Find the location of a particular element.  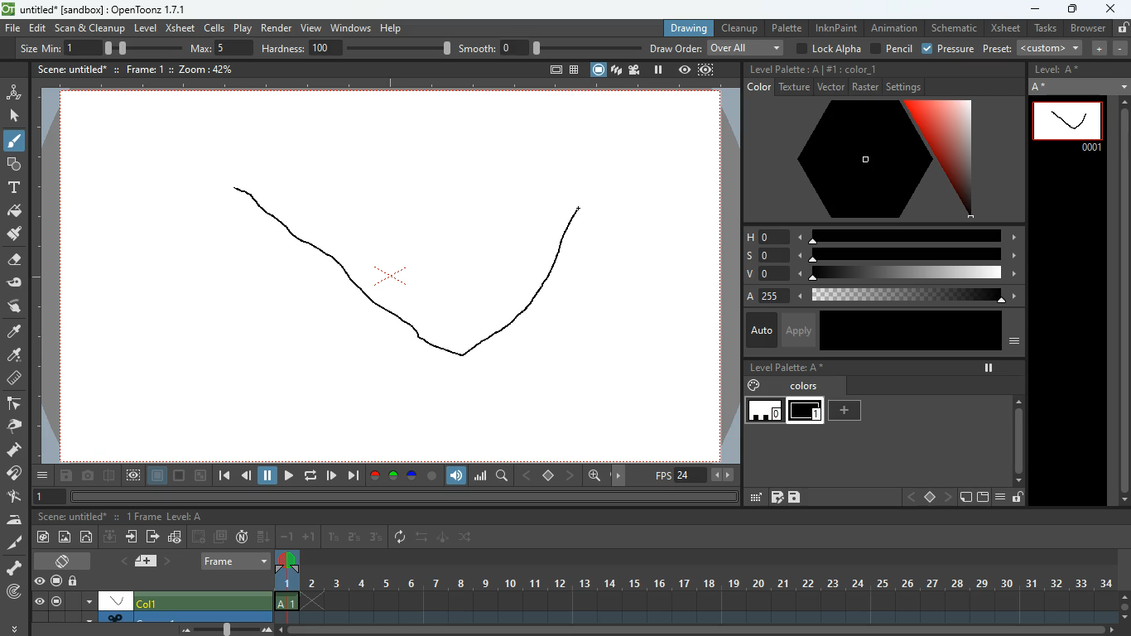

page is located at coordinates (158, 476).